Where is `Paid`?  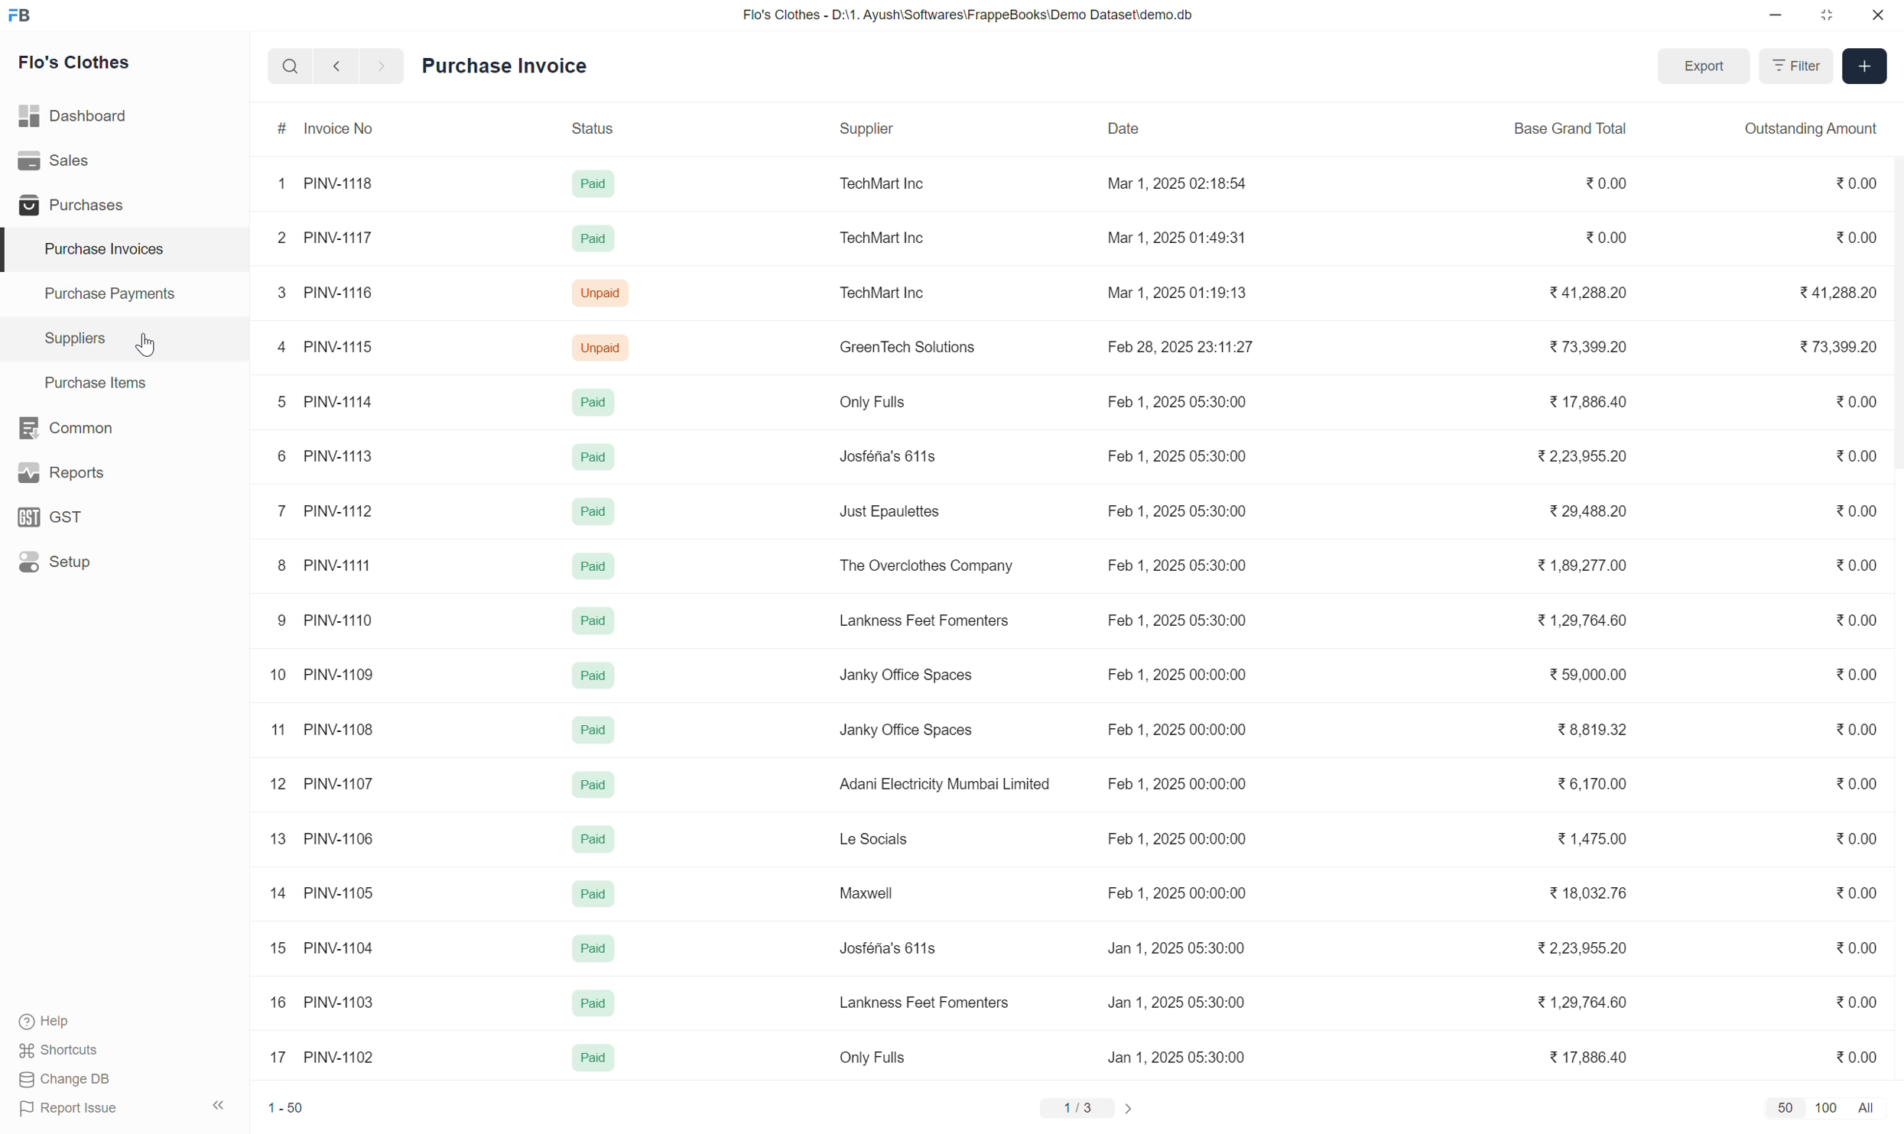 Paid is located at coordinates (586, 617).